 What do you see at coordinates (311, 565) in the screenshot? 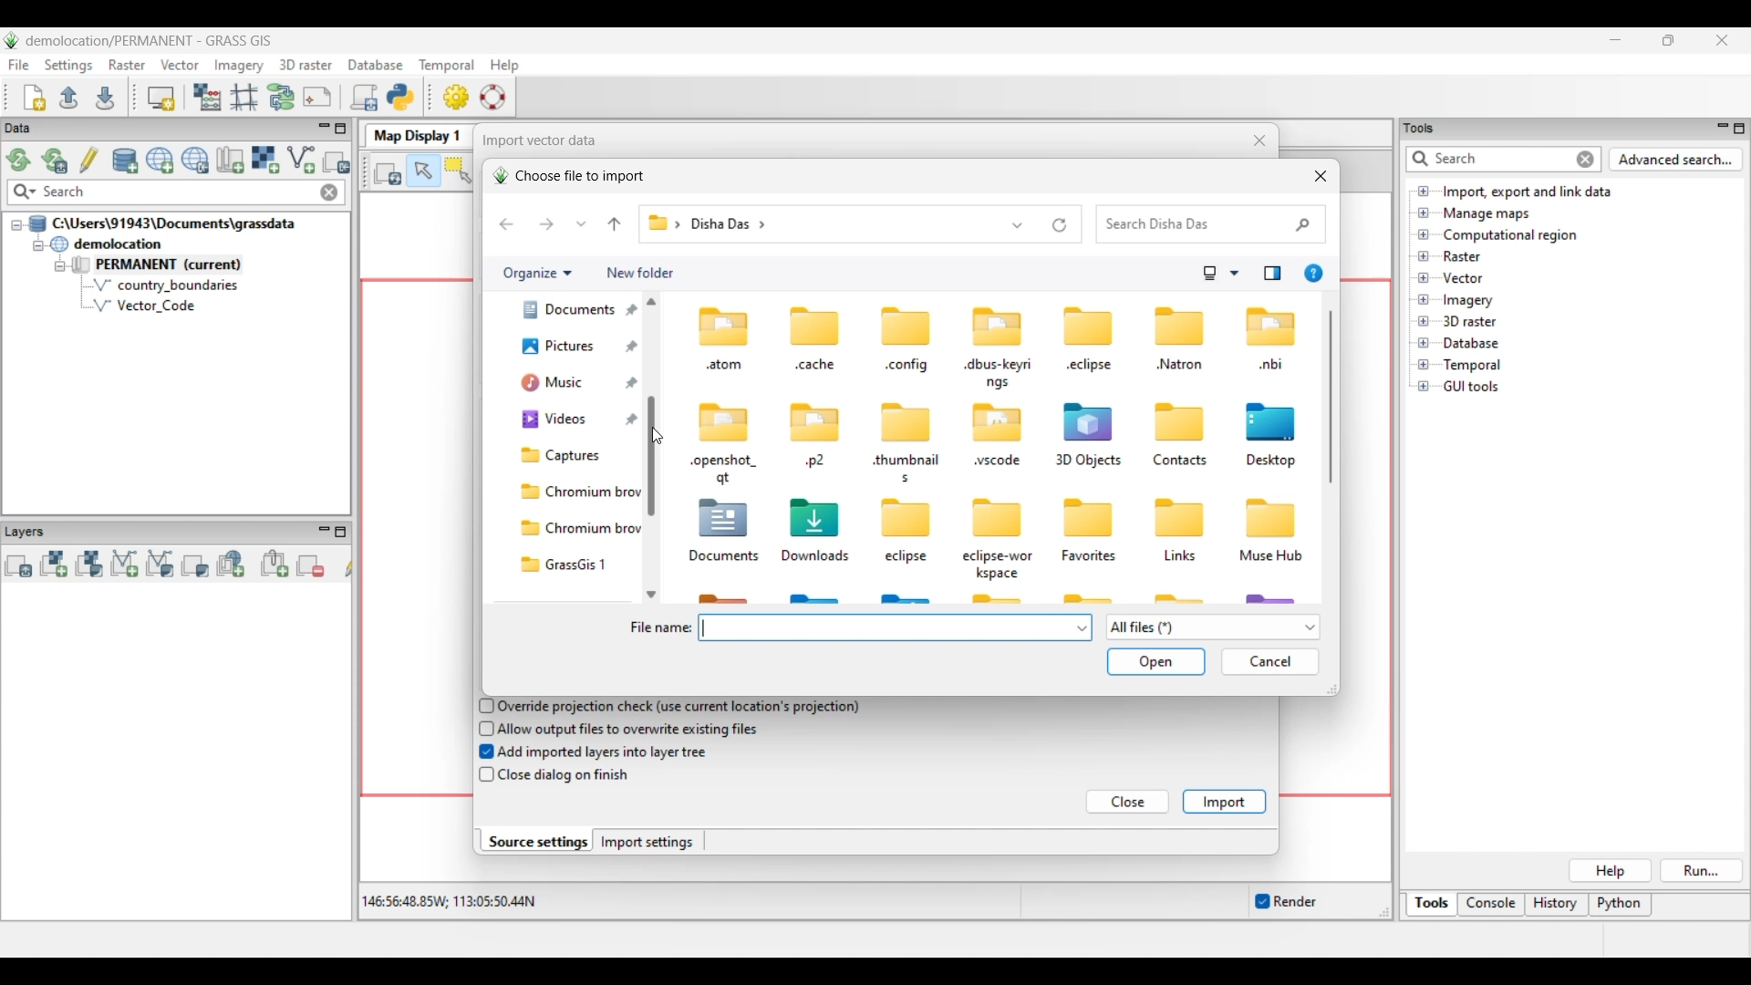
I see `Remove selected map layer(s) from layer tree` at bounding box center [311, 565].